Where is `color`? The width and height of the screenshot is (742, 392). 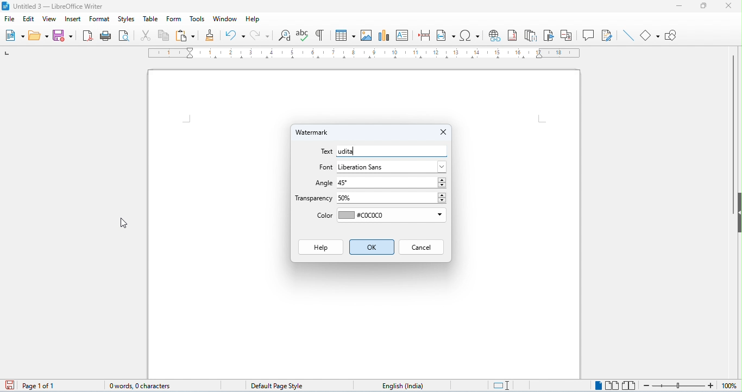
color is located at coordinates (323, 217).